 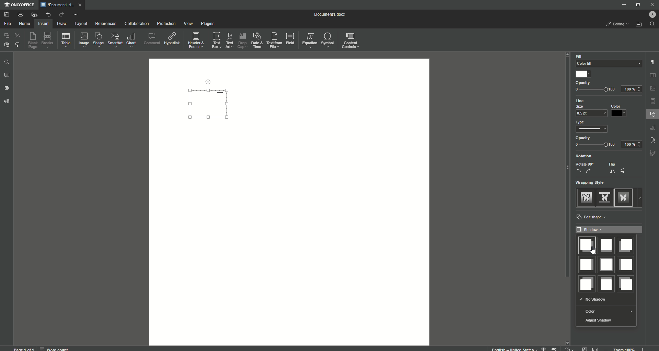 I want to click on Table, so click(x=66, y=41).